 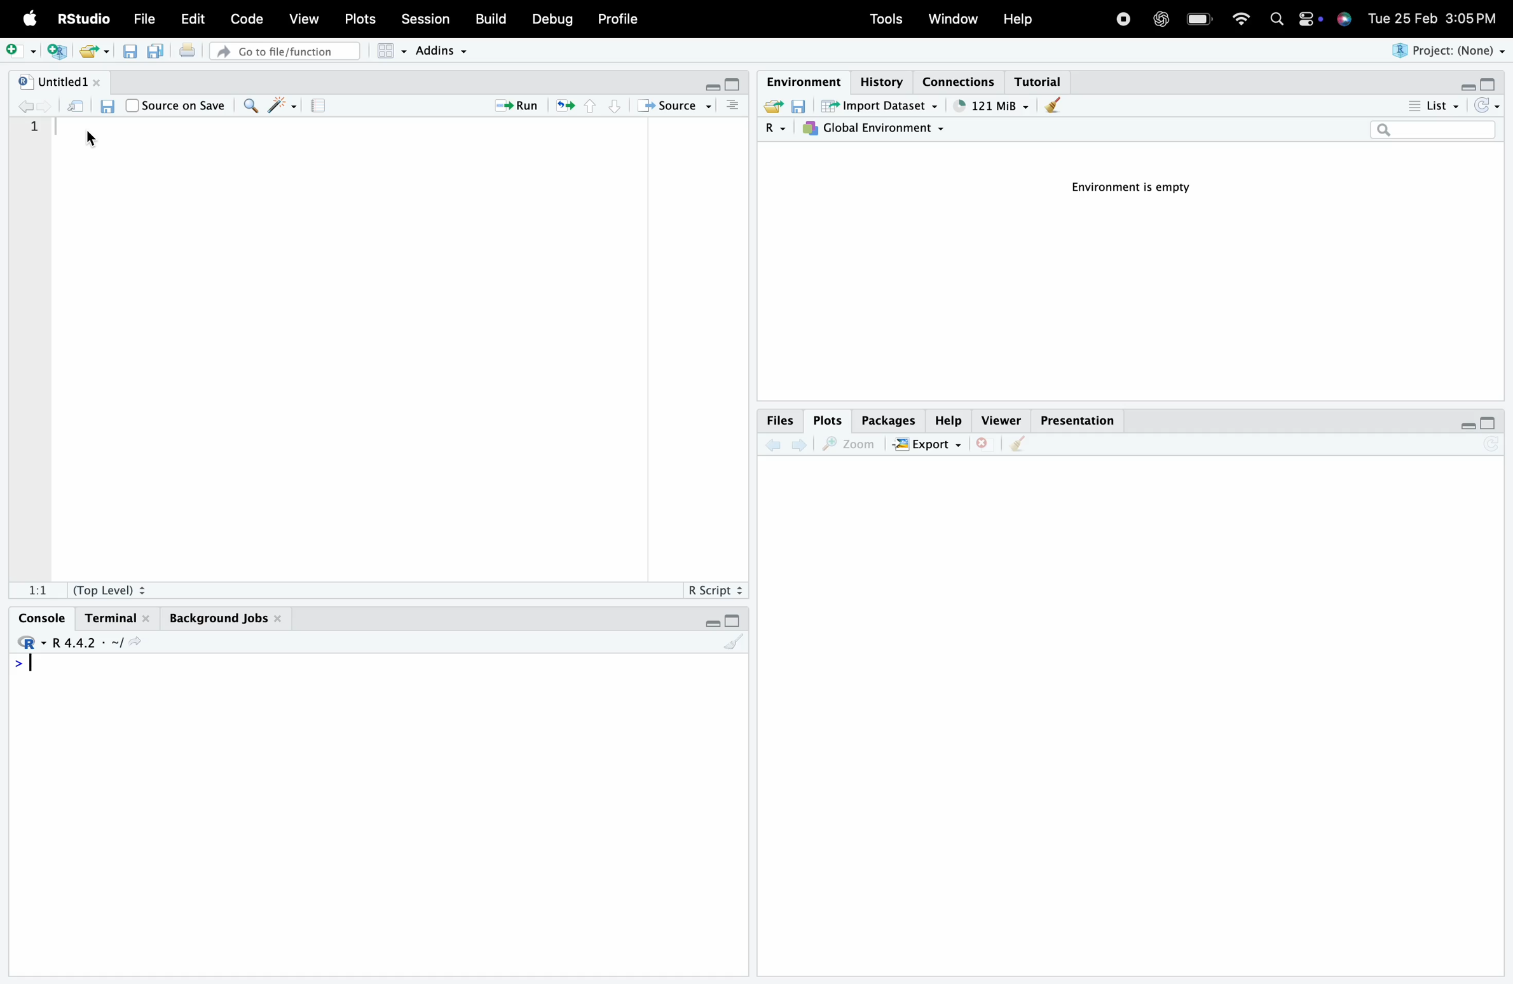 I want to click on Save all open documents (Ctrl + Alt + S), so click(x=157, y=52).